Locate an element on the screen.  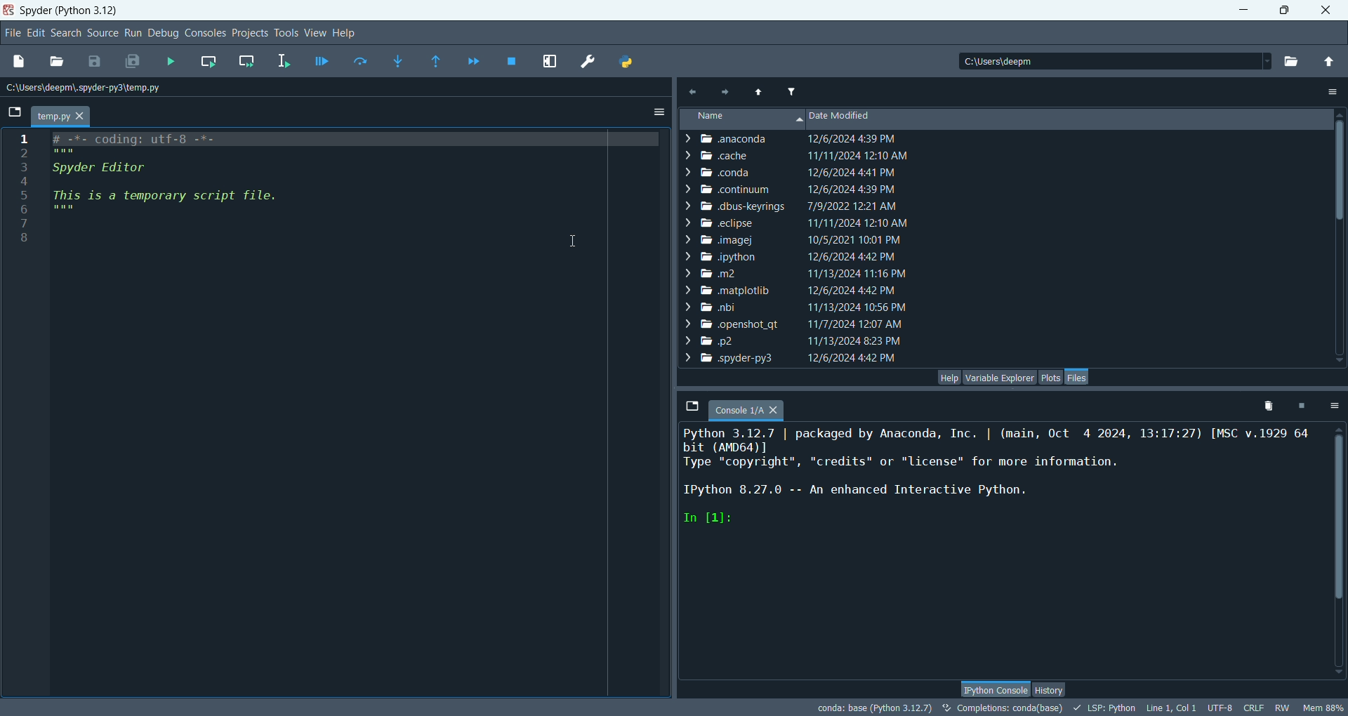
new is located at coordinates (20, 63).